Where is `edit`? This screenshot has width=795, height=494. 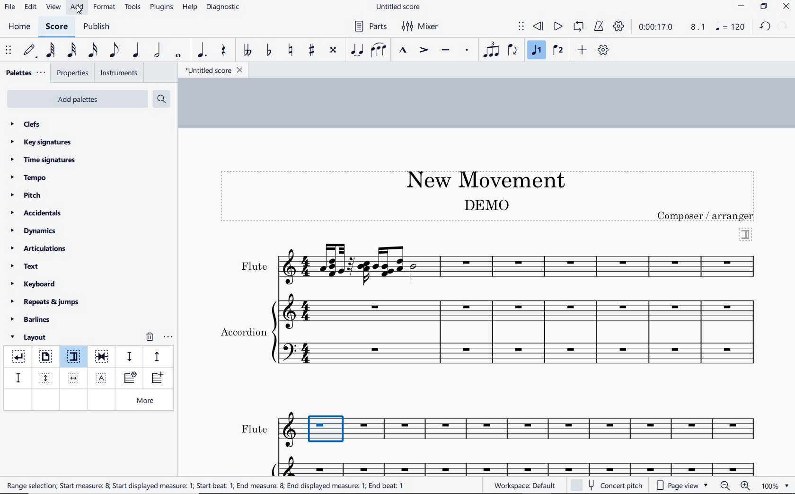
edit is located at coordinates (30, 7).